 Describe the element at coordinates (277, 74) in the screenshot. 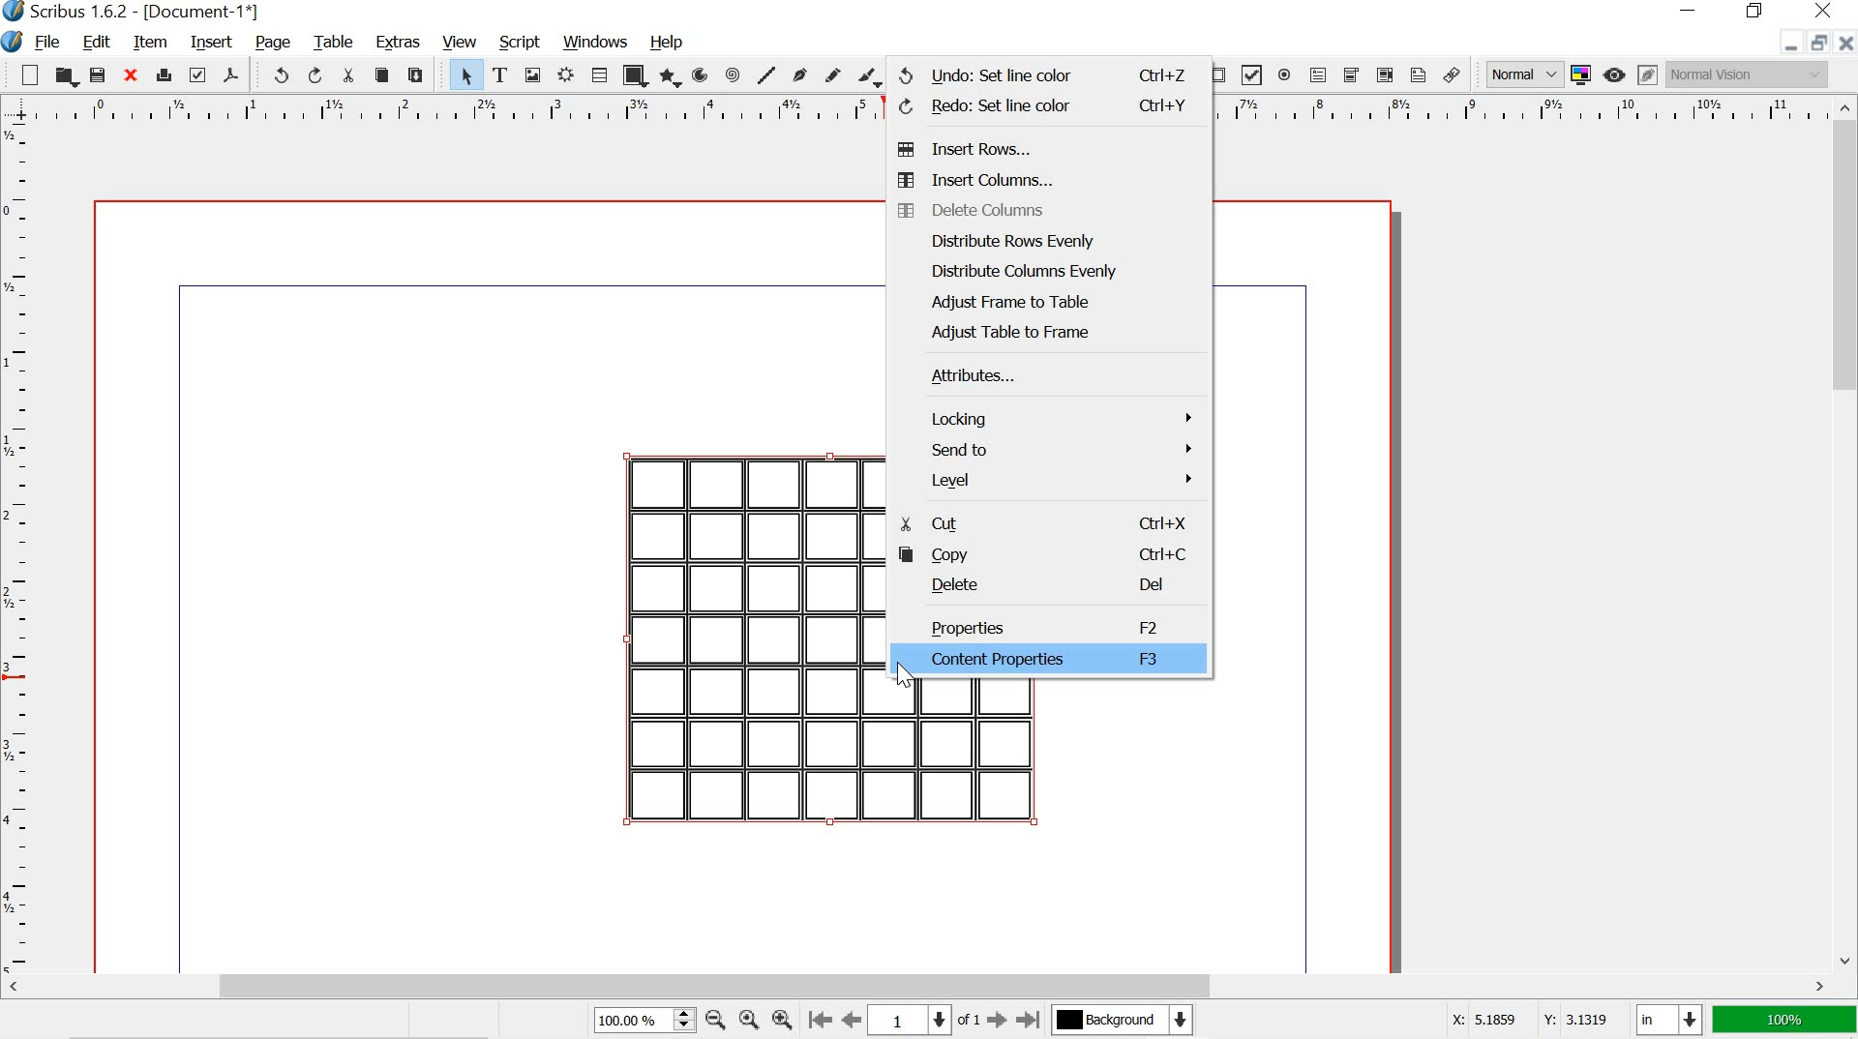

I see `undo` at that location.